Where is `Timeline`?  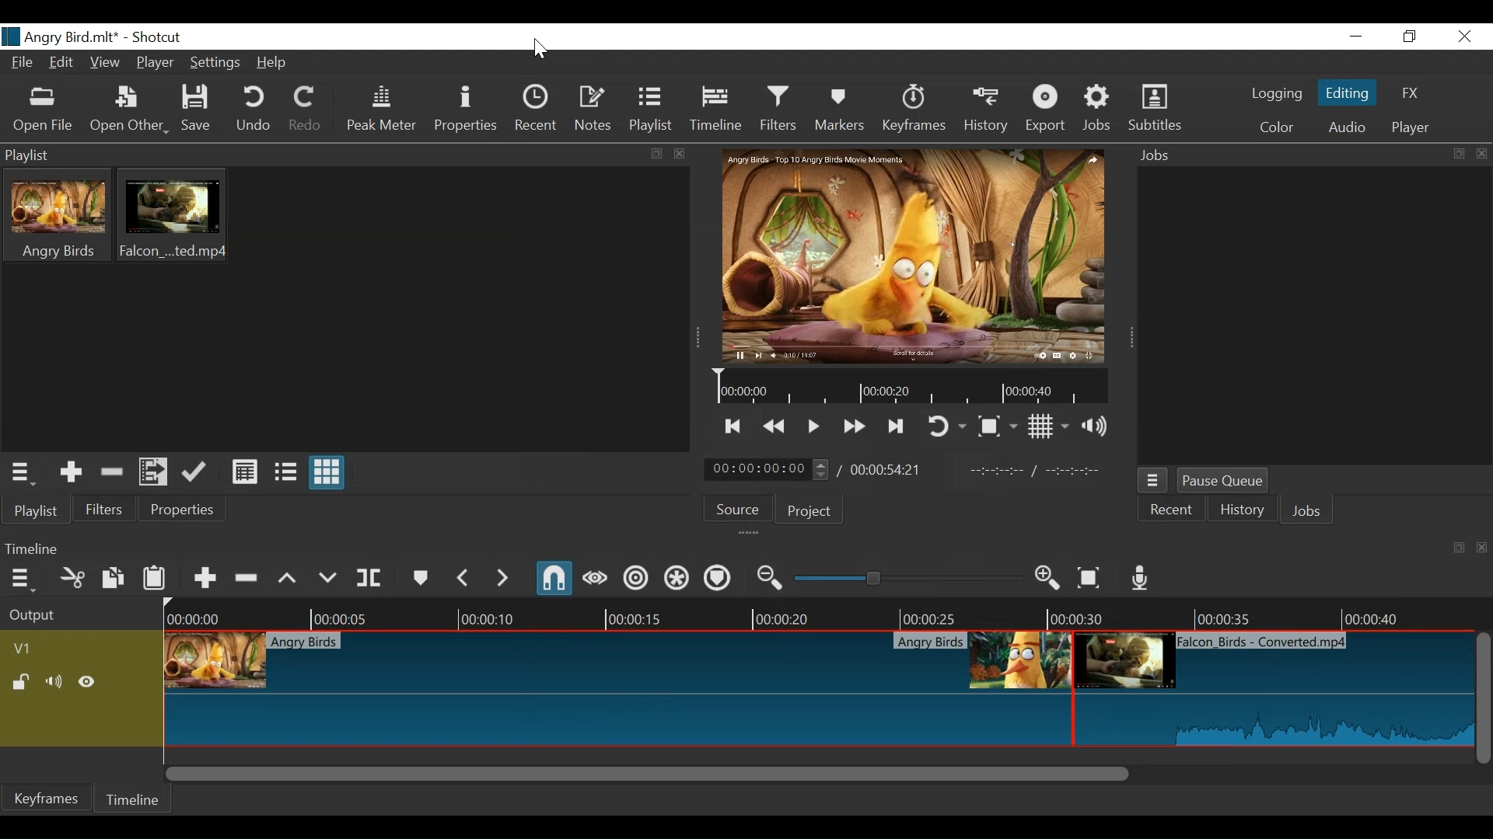 Timeline is located at coordinates (132, 799).